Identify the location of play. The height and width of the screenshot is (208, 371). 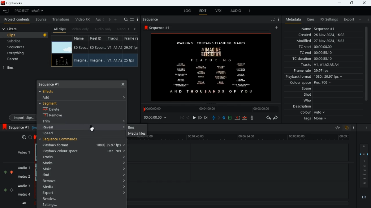
(195, 117).